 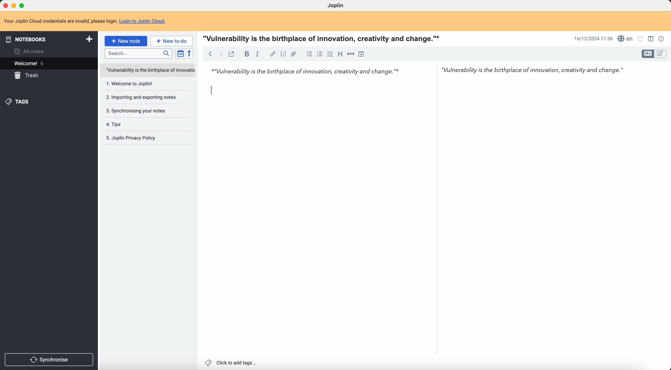 I want to click on set alarm, so click(x=641, y=39).